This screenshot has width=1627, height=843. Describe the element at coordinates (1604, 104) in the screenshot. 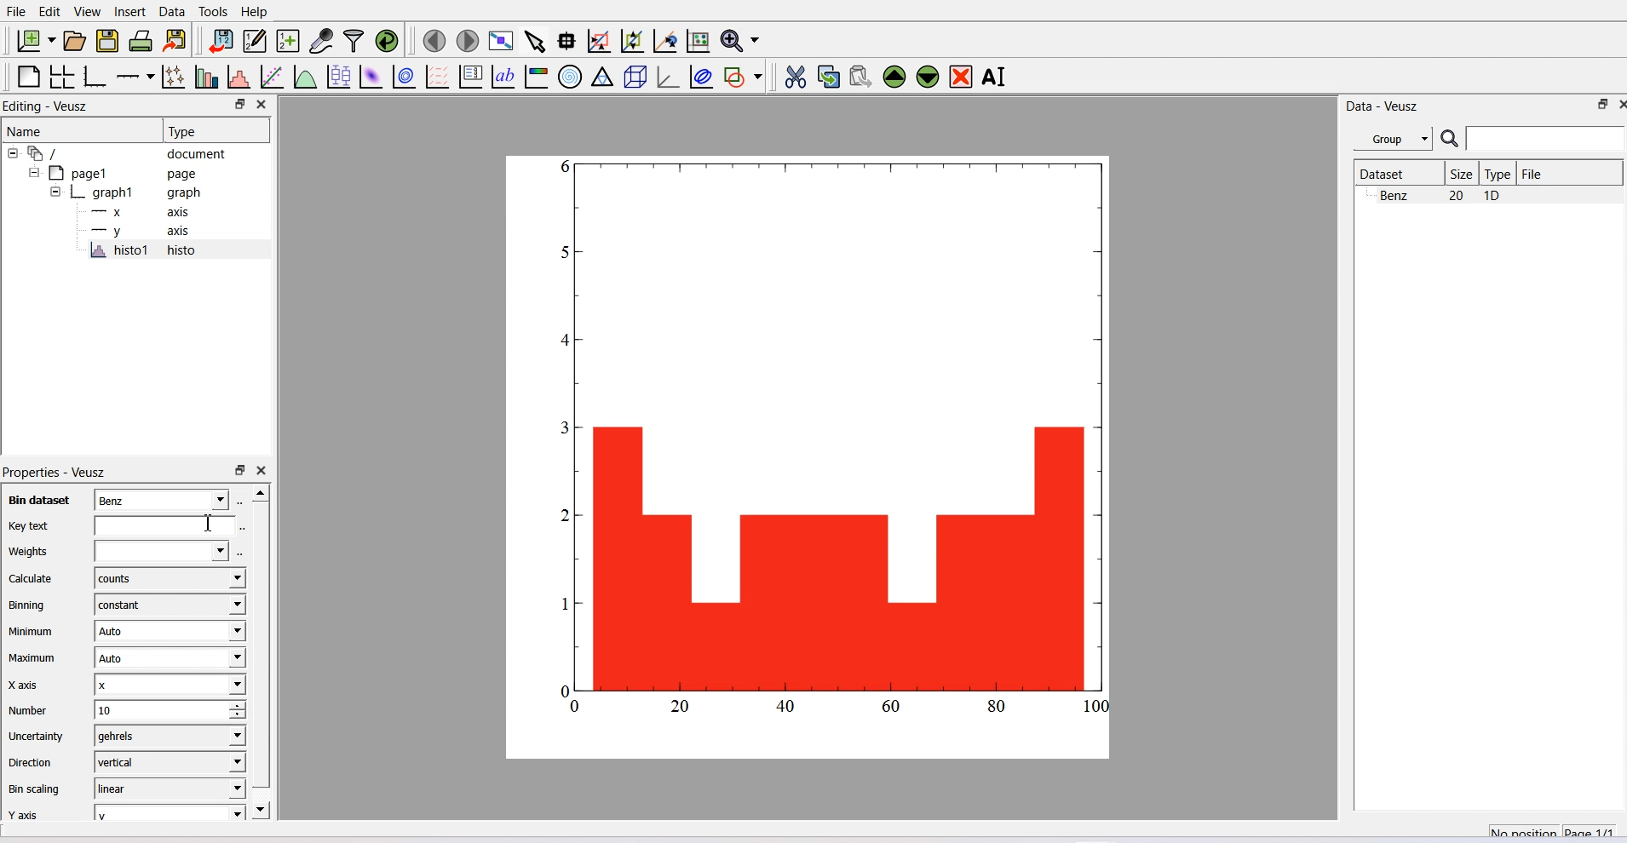

I see `Maximize` at that location.